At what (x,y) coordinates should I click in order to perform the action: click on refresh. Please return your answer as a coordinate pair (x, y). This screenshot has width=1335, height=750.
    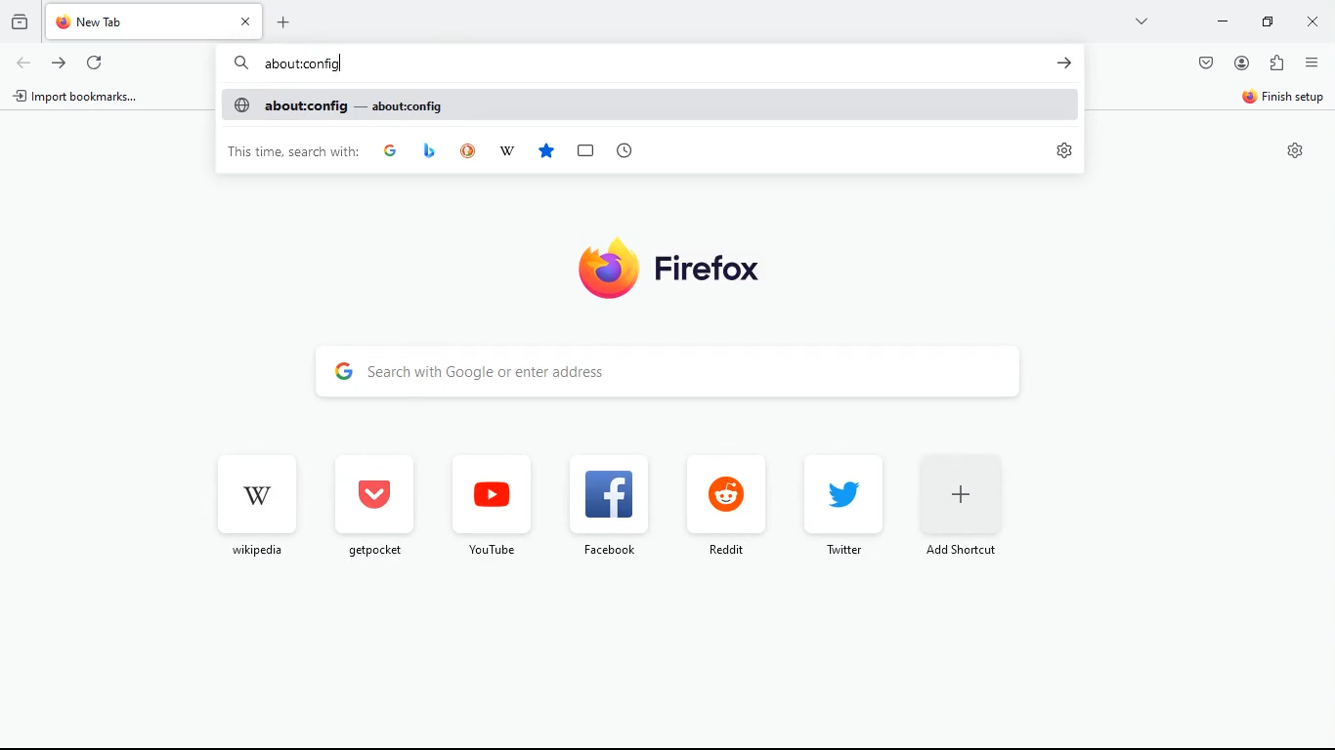
    Looking at the image, I should click on (97, 64).